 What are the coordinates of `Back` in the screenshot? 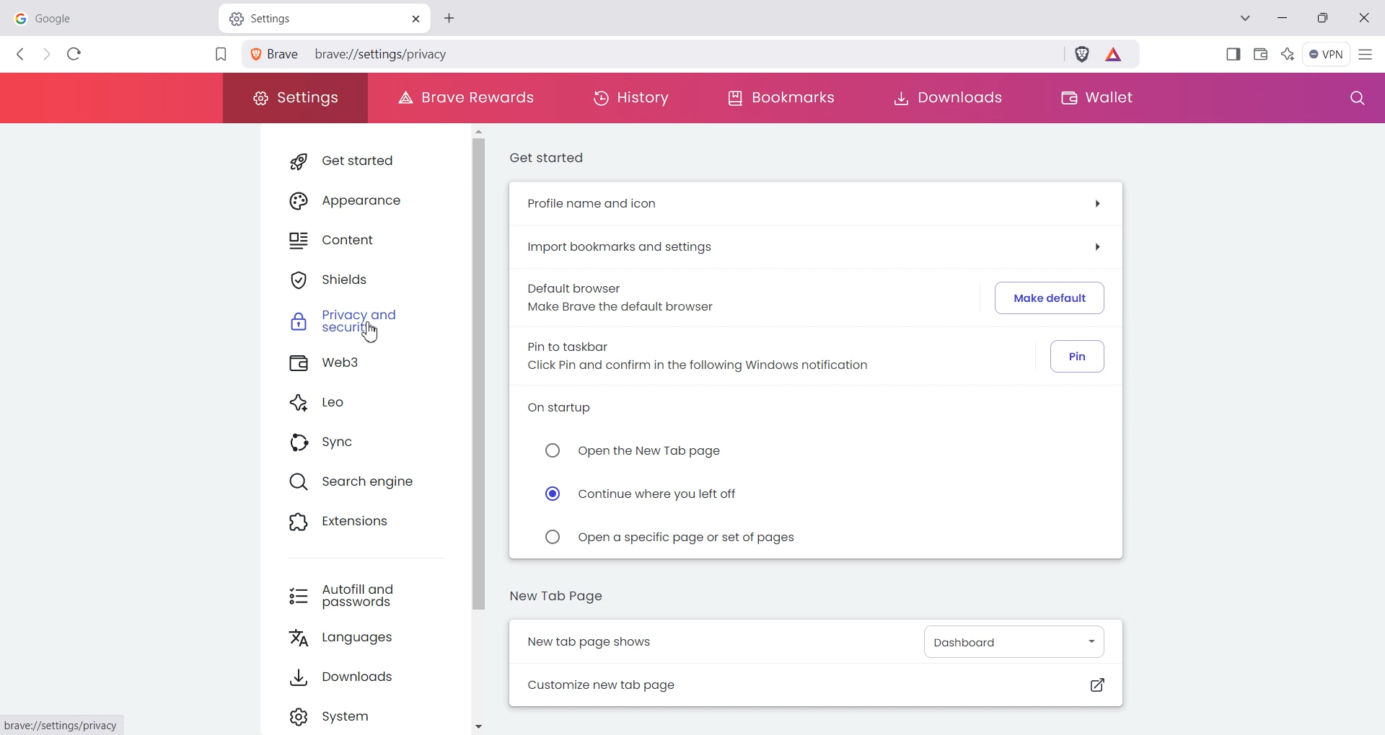 It's located at (22, 54).